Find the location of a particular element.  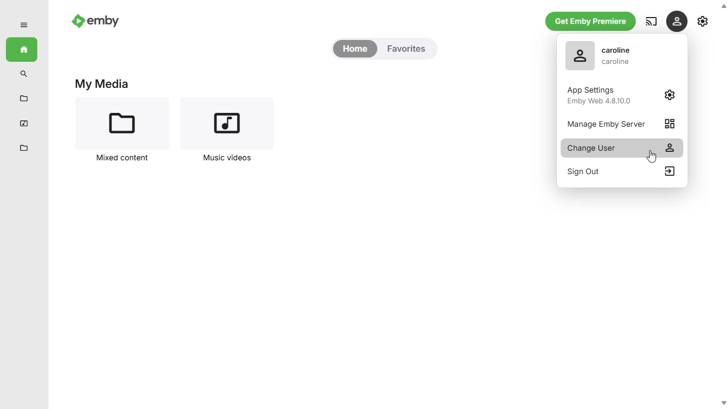

home is located at coordinates (21, 50).